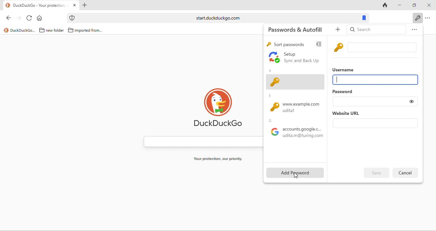 The height and width of the screenshot is (231, 436). What do you see at coordinates (417, 17) in the screenshot?
I see `key icon to show passwords and auto fills when clicked` at bounding box center [417, 17].